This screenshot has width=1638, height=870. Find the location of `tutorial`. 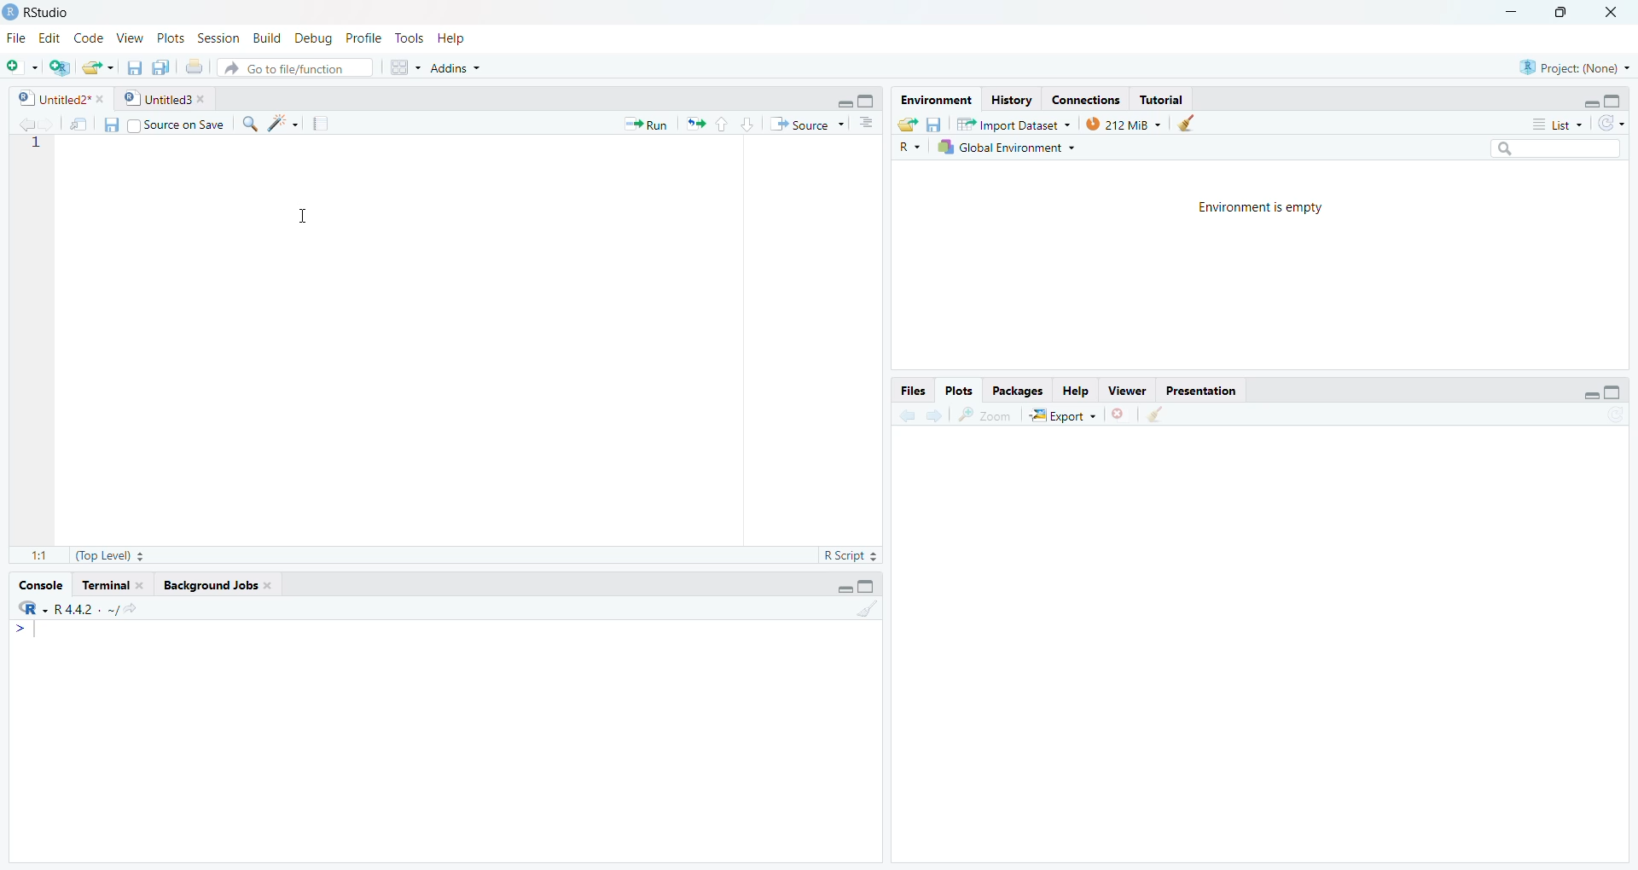

tutorial is located at coordinates (1164, 97).